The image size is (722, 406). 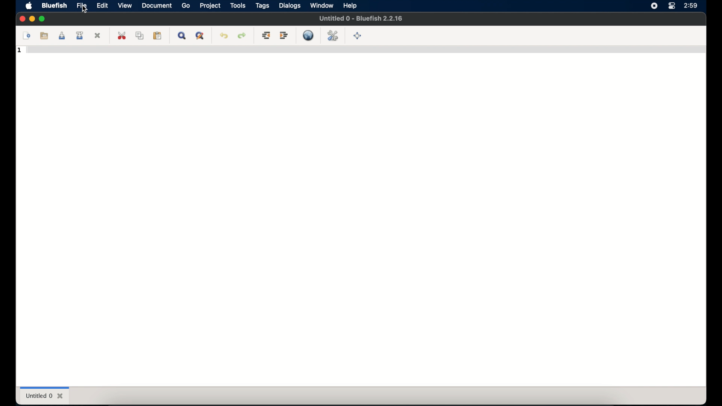 I want to click on bluefish, so click(x=55, y=5).